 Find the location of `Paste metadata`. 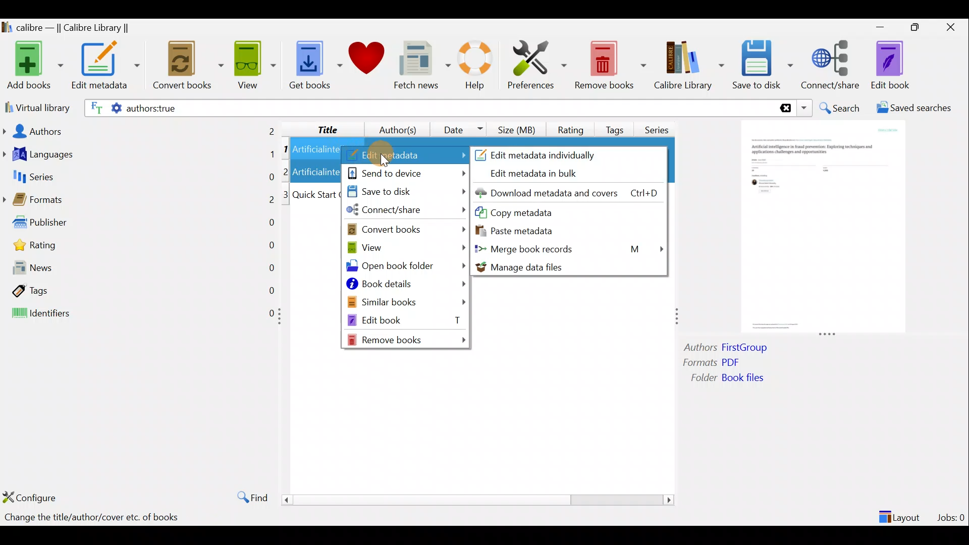

Paste metadata is located at coordinates (524, 230).